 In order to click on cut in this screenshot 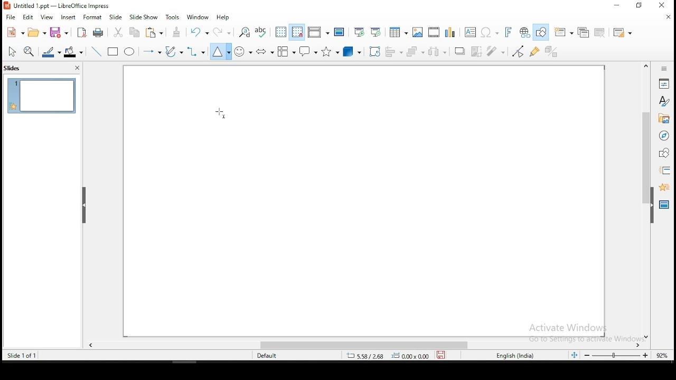, I will do `click(119, 33)`.